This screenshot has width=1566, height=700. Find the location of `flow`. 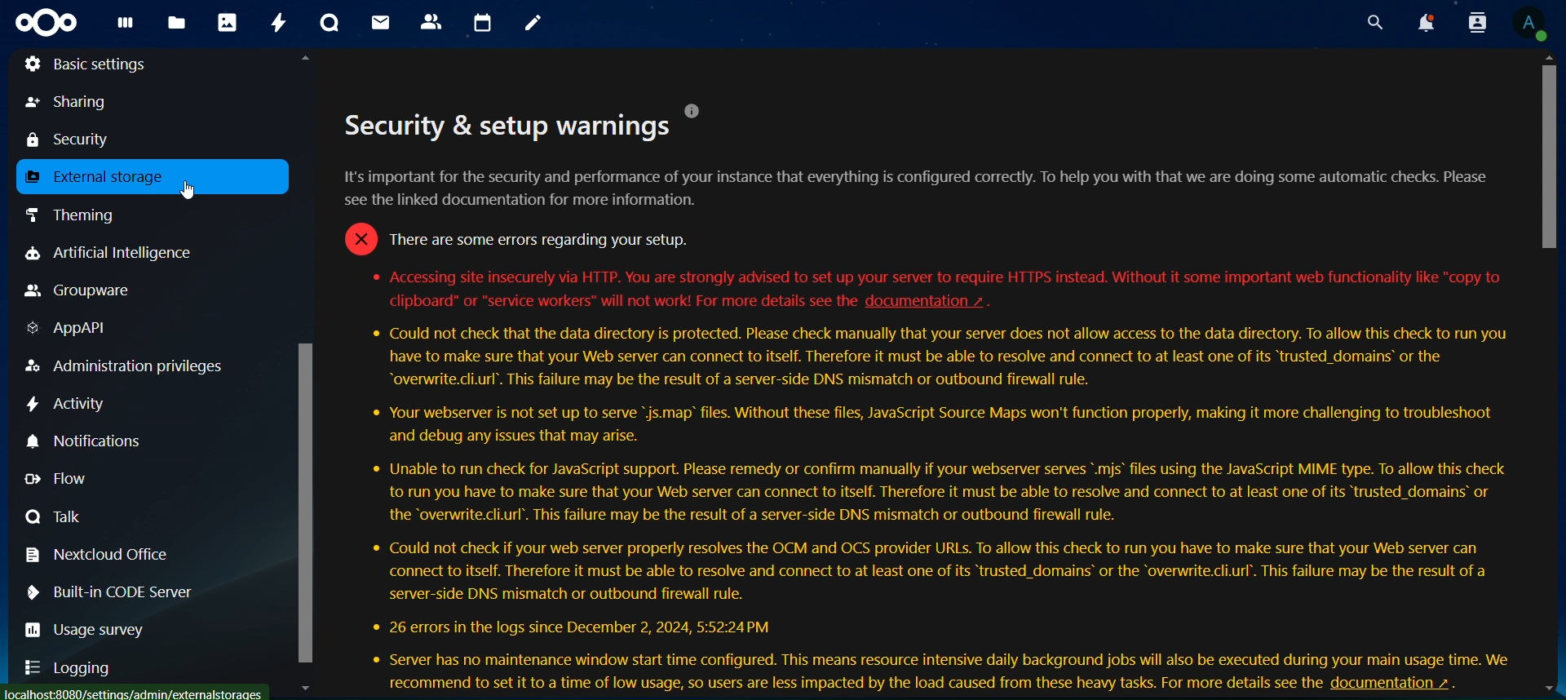

flow is located at coordinates (59, 478).